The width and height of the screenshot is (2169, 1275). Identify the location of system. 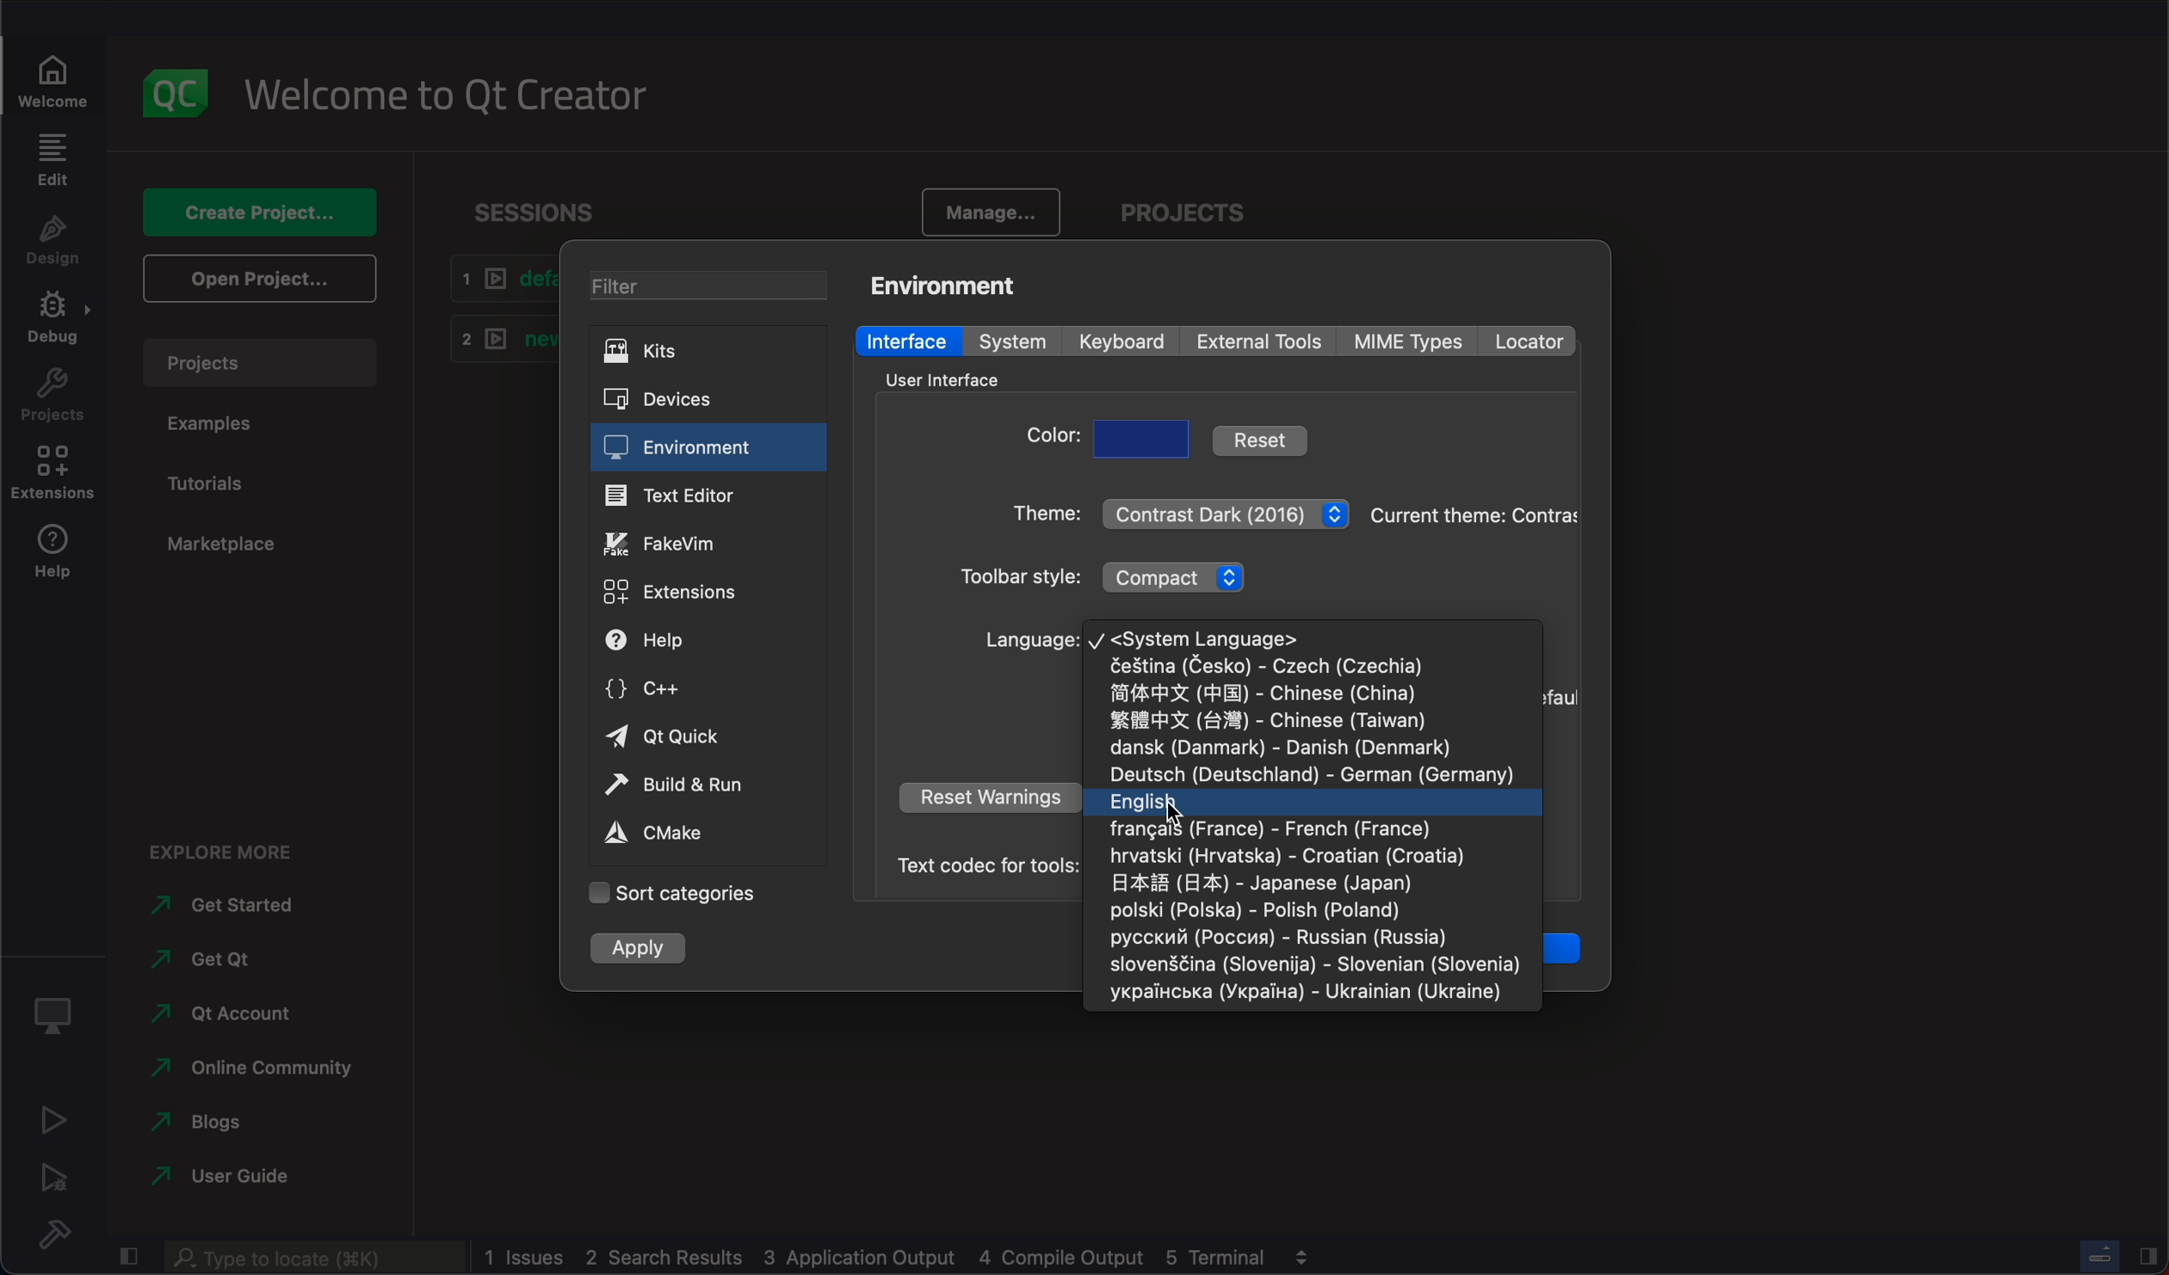
(1010, 342).